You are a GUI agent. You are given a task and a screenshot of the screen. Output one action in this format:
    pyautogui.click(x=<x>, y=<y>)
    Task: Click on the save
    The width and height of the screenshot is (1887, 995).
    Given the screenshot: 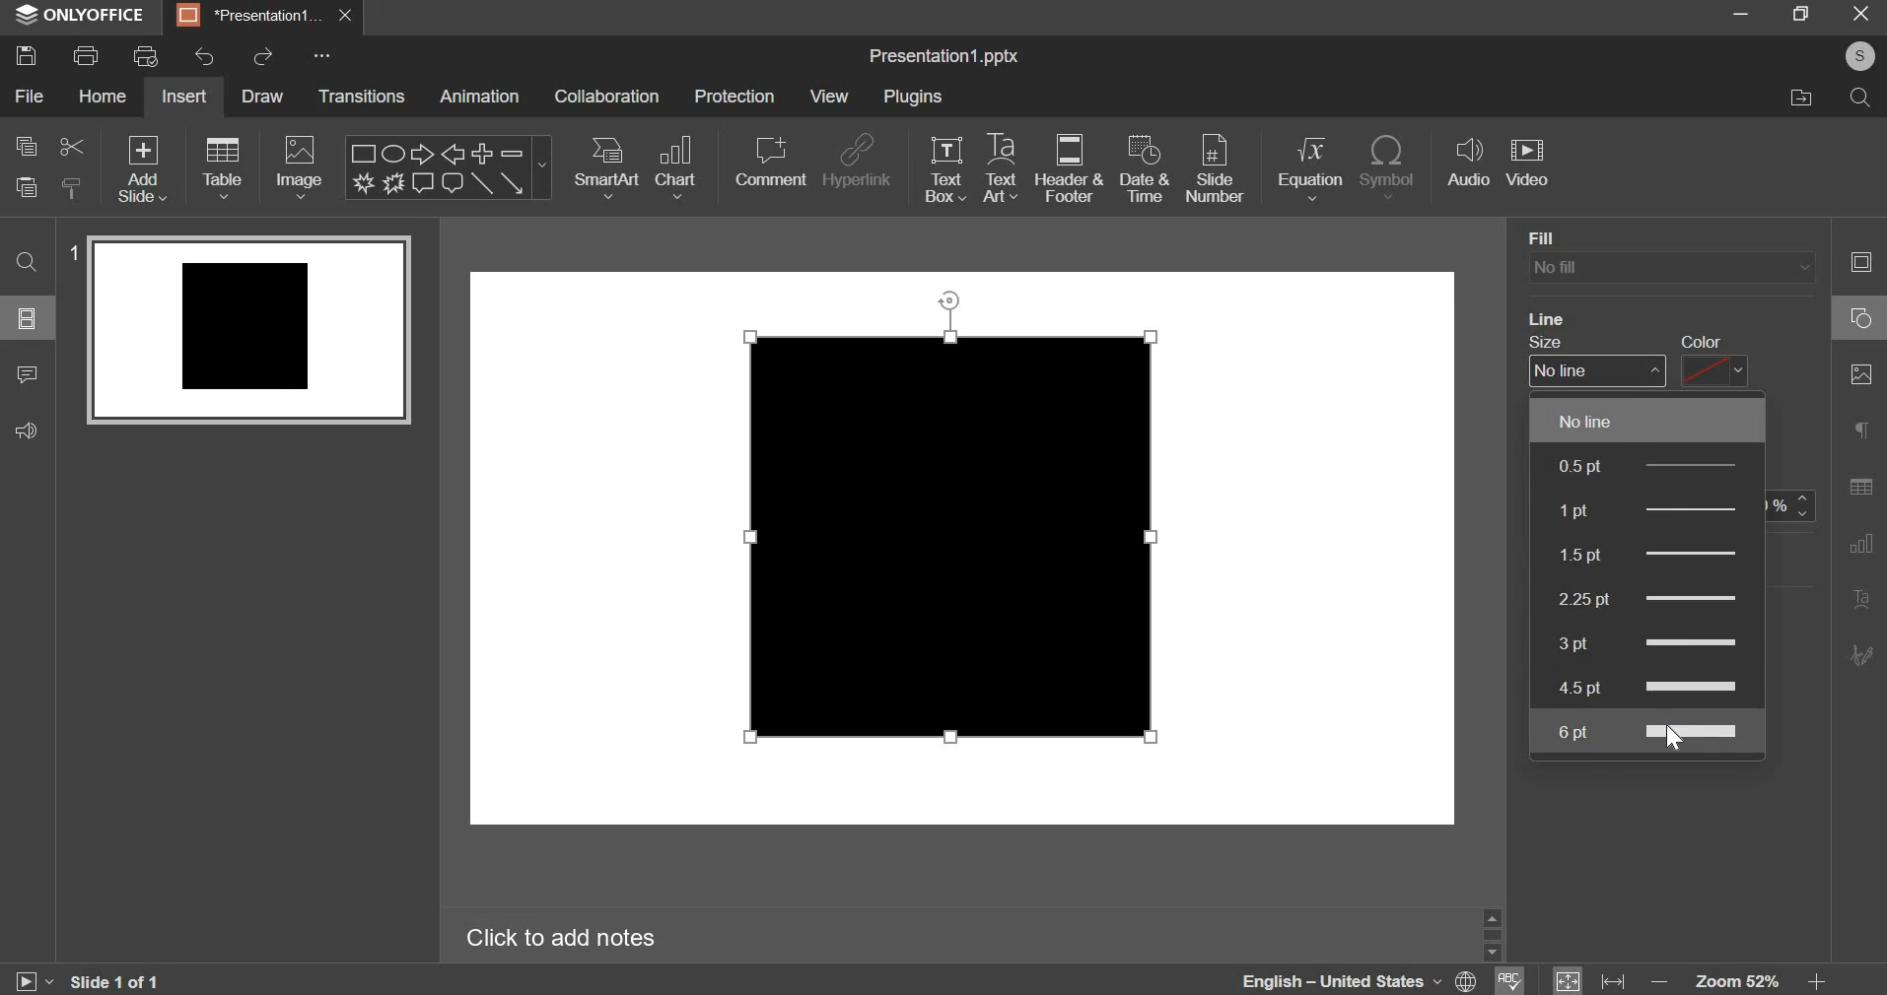 What is the action you would take?
    pyautogui.click(x=28, y=55)
    